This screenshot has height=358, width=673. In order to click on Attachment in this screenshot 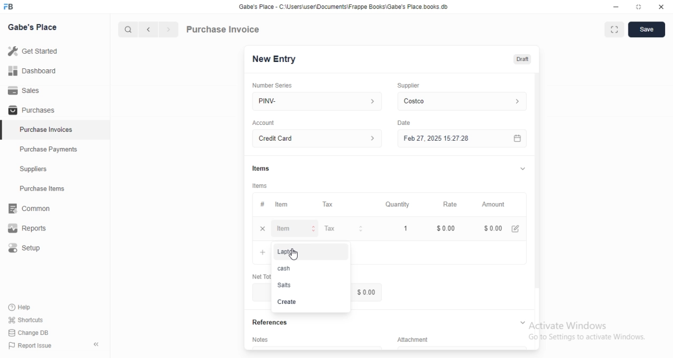, I will do `click(413, 339)`.